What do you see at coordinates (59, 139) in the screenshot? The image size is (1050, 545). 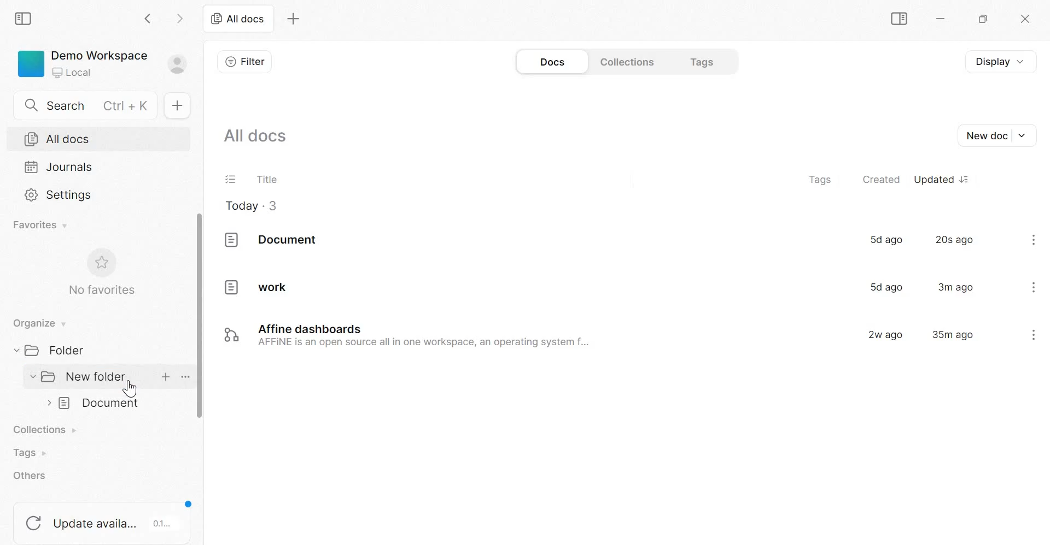 I see `All docs` at bounding box center [59, 139].